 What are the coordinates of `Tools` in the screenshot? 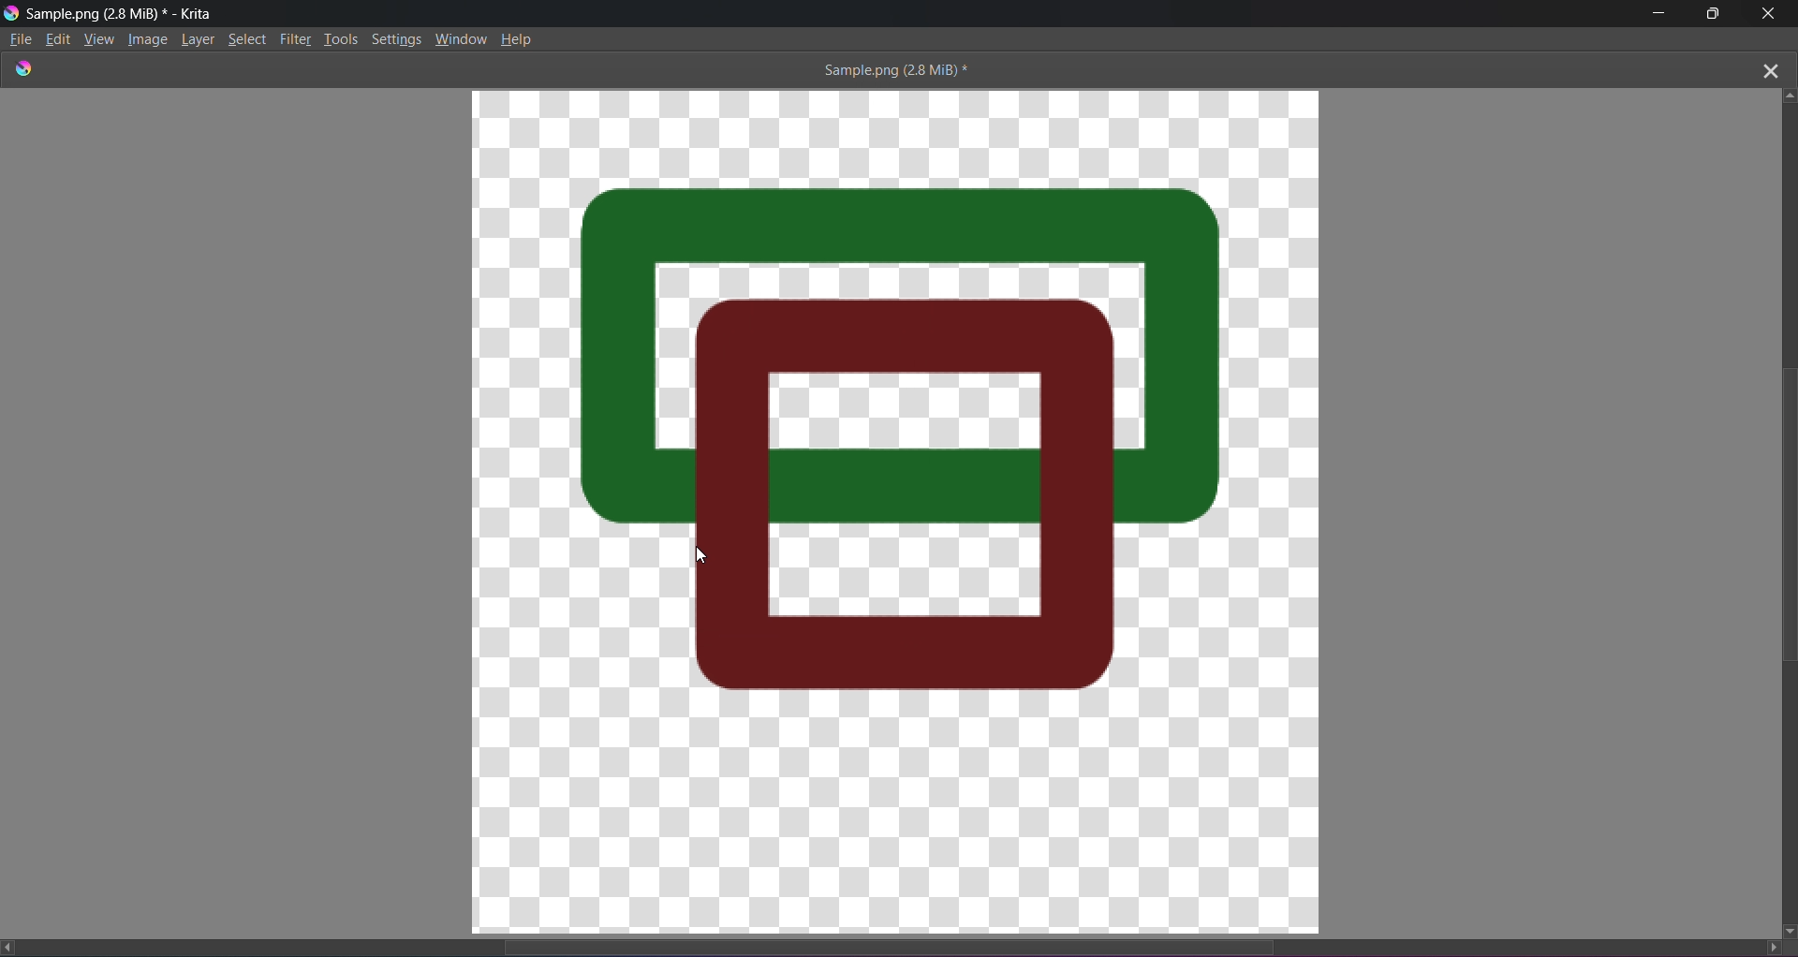 It's located at (343, 37).